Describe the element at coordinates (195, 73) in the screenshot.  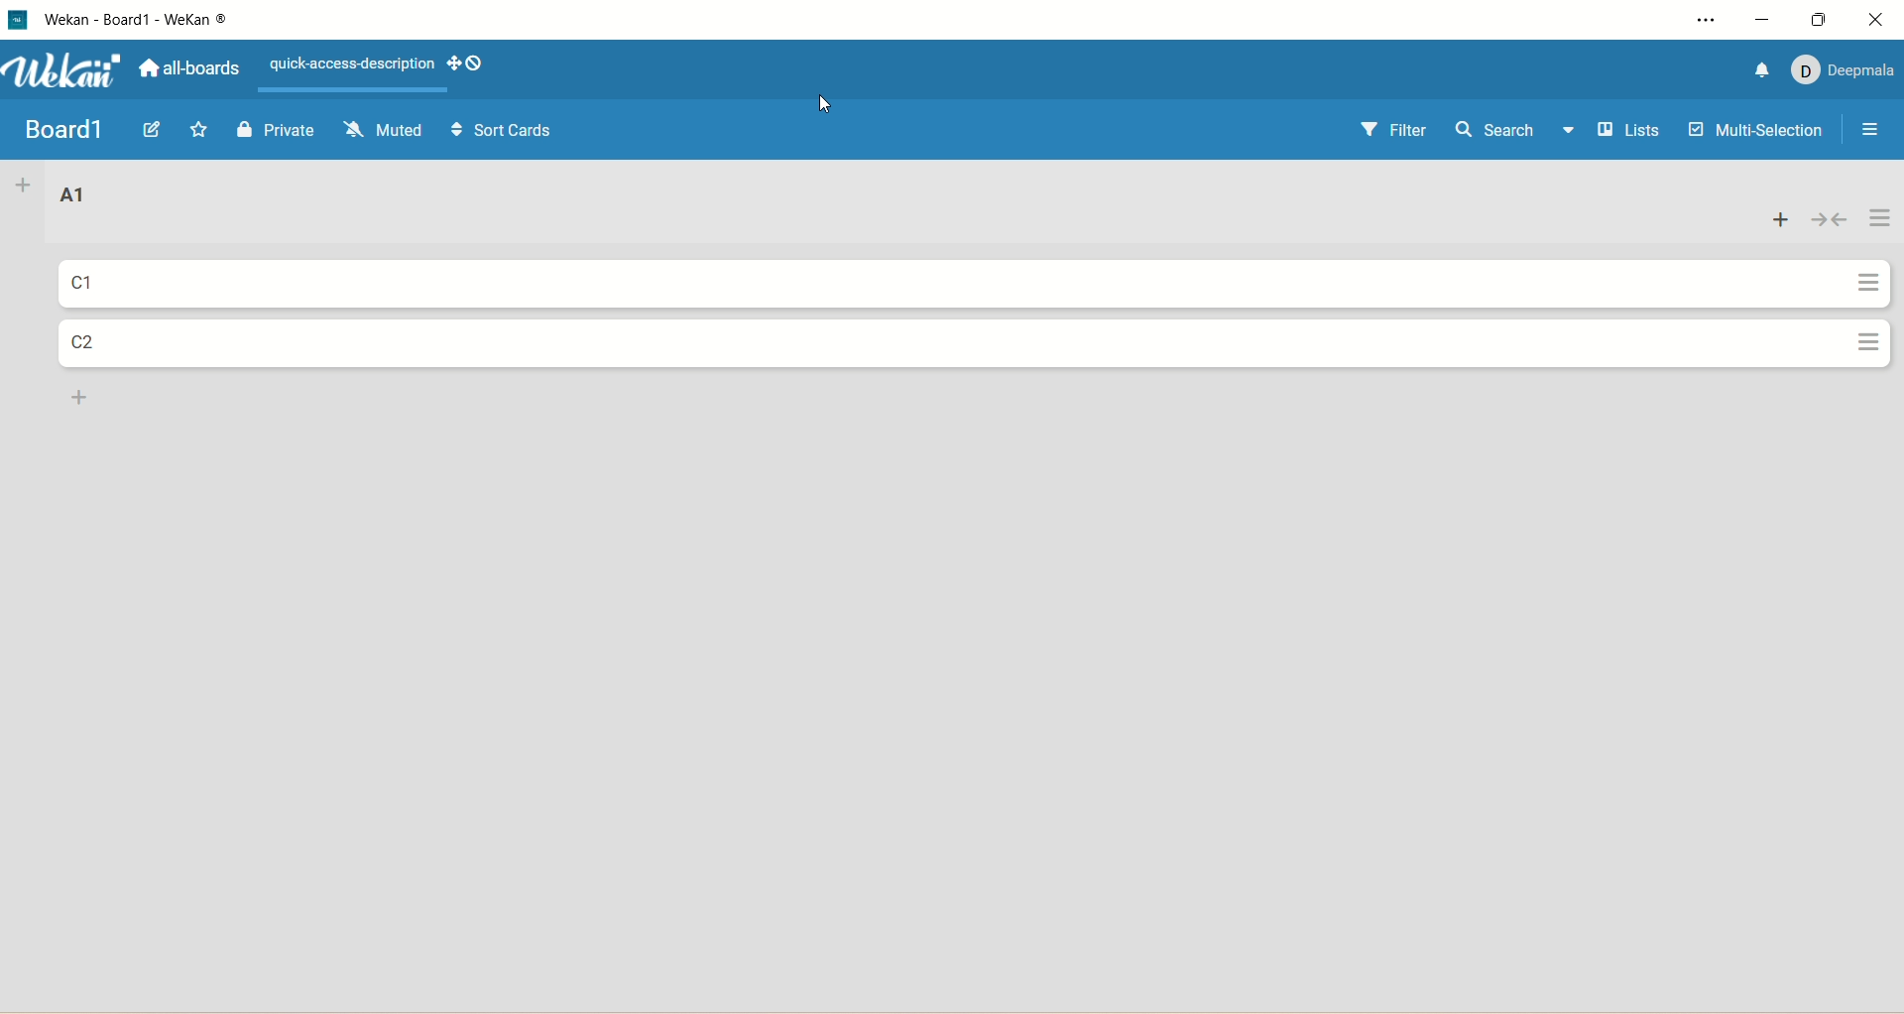
I see `all boards` at that location.